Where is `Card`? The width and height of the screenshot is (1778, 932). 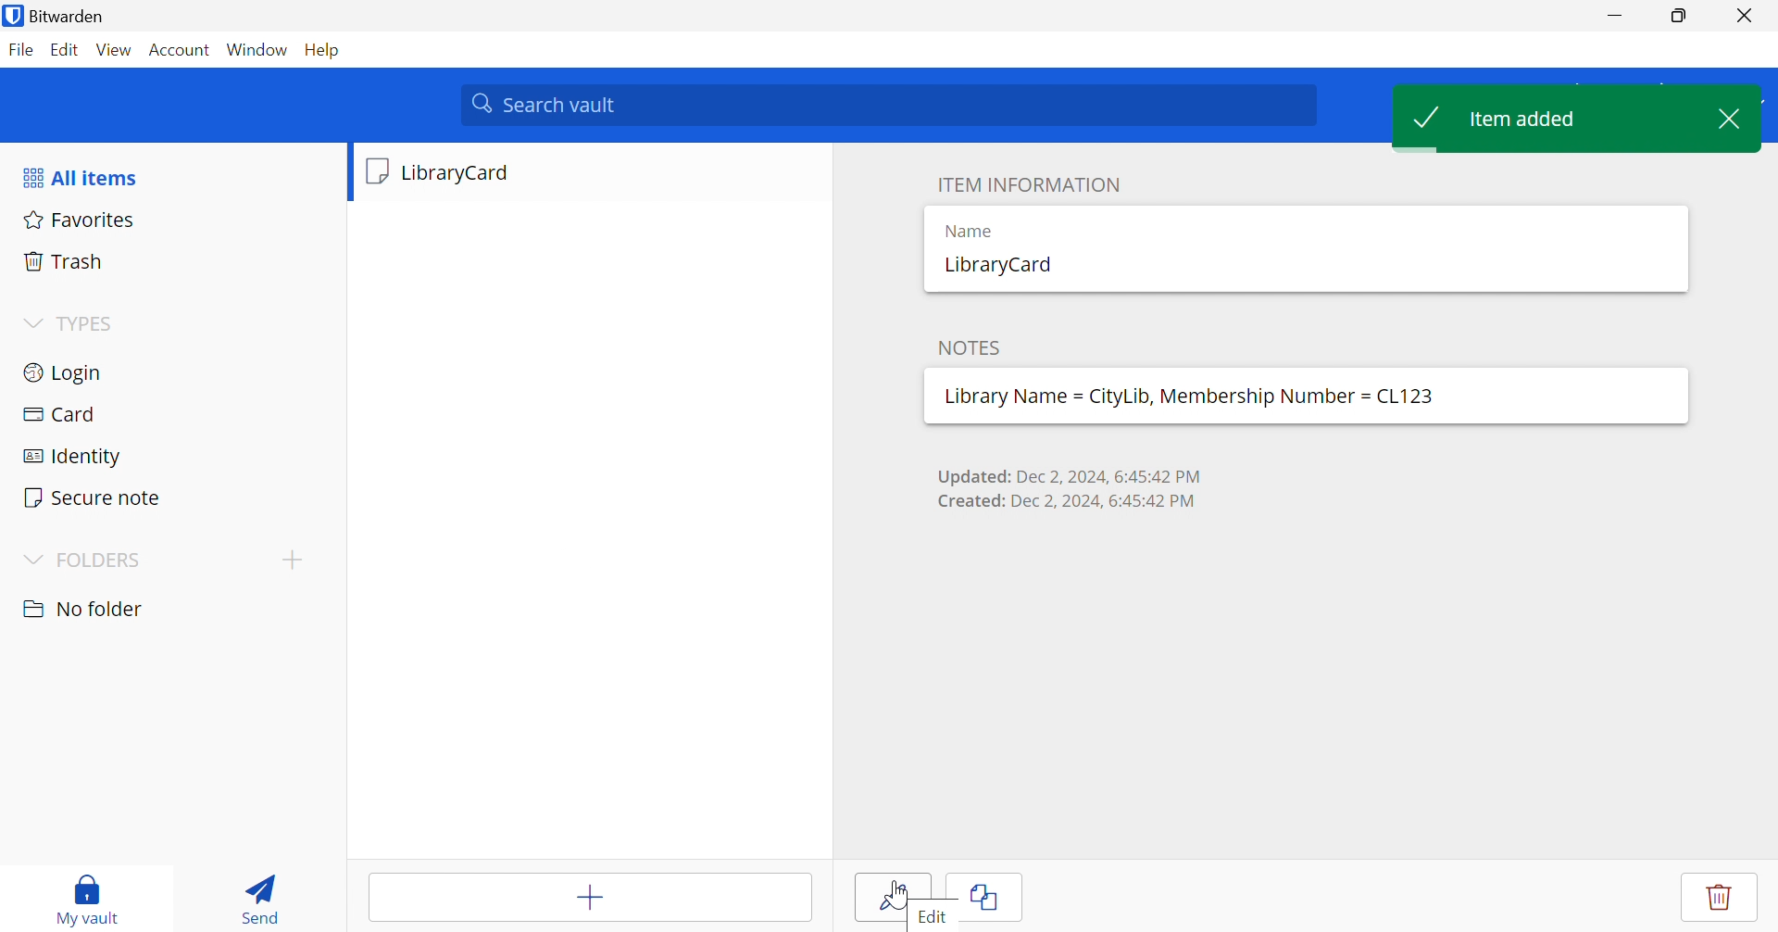 Card is located at coordinates (166, 410).